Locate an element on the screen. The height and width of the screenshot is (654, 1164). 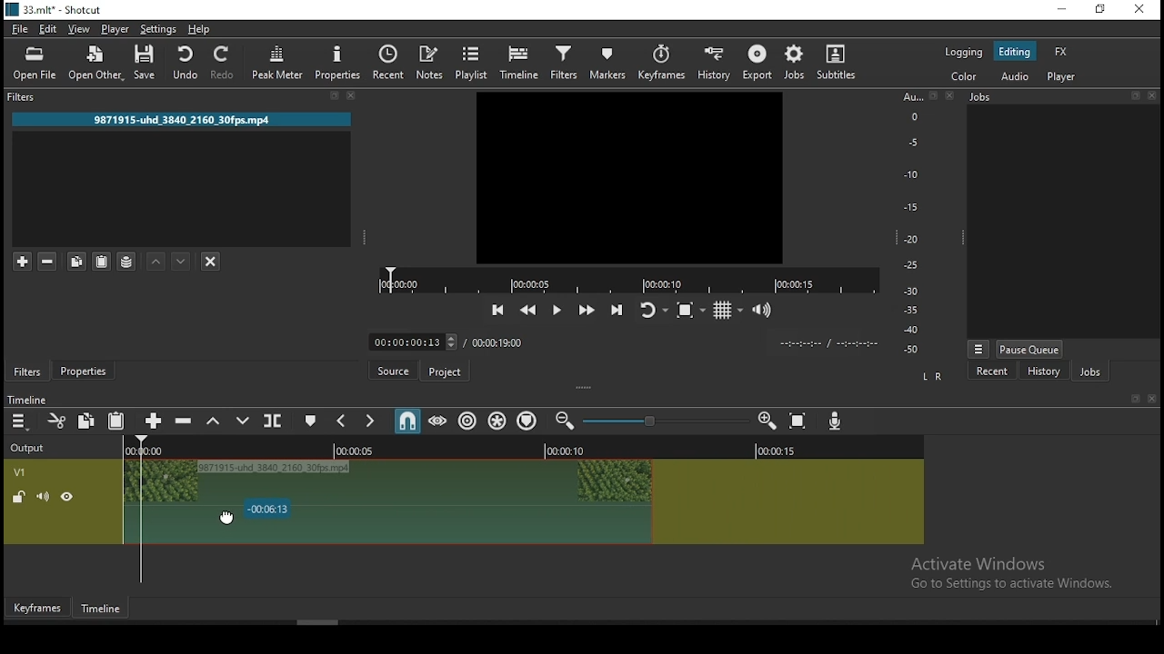
player is located at coordinates (1065, 78).